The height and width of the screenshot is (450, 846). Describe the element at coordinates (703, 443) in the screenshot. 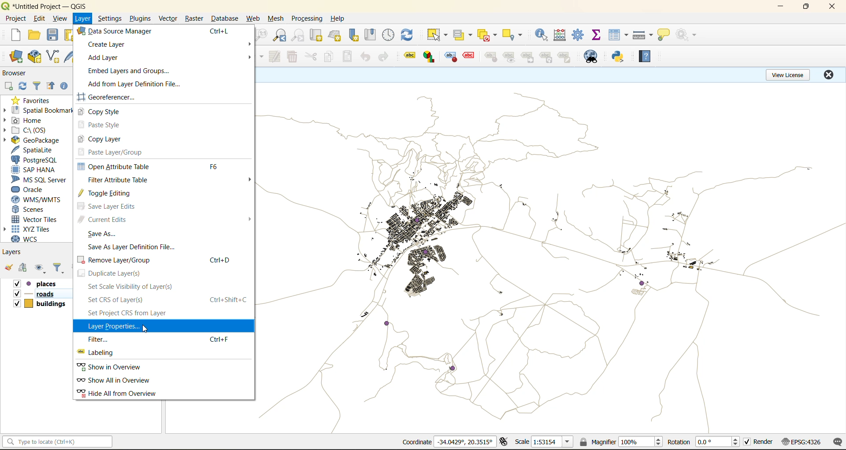

I see `rotation` at that location.